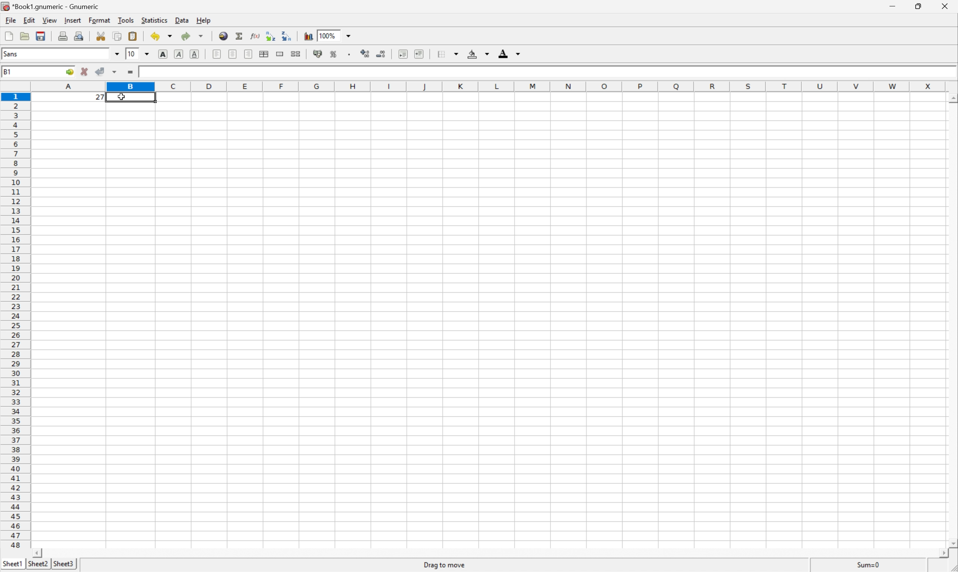  What do you see at coordinates (117, 54) in the screenshot?
I see `Drop Down` at bounding box center [117, 54].